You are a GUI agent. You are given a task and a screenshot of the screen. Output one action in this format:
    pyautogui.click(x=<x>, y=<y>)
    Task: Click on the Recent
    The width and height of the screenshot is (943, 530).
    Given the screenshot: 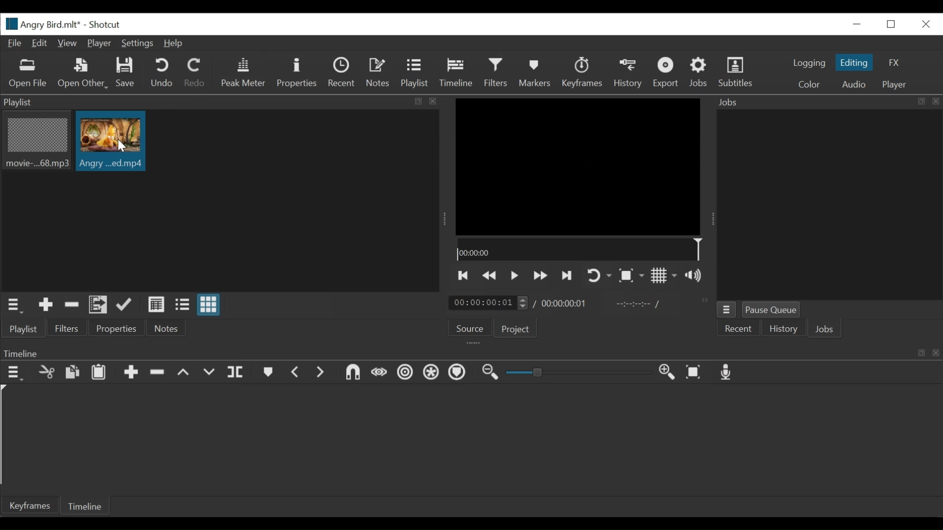 What is the action you would take?
    pyautogui.click(x=343, y=74)
    